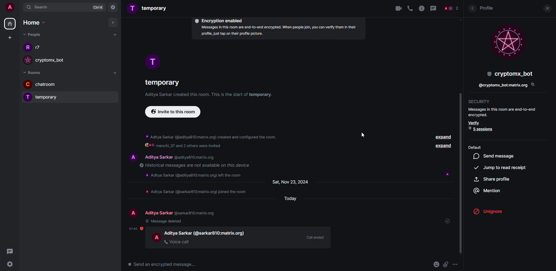 This screenshot has height=271, width=556. Describe the element at coordinates (181, 213) in the screenshot. I see `people` at that location.